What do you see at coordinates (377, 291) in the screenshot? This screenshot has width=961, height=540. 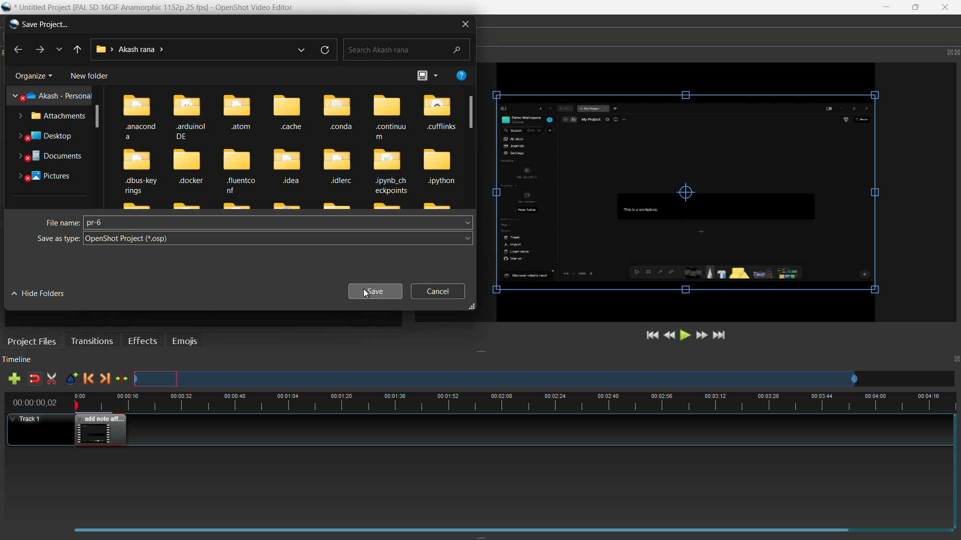 I see `save` at bounding box center [377, 291].